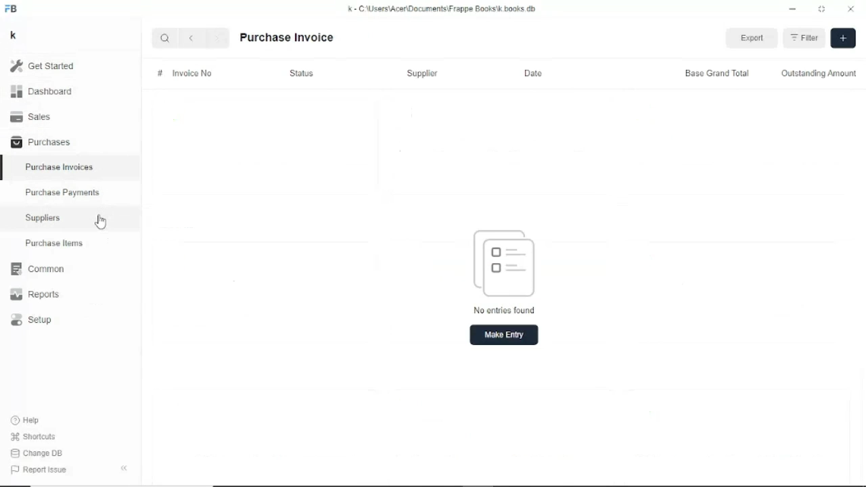 Image resolution: width=866 pixels, height=487 pixels. Describe the element at coordinates (42, 92) in the screenshot. I see `Dashboard` at that location.